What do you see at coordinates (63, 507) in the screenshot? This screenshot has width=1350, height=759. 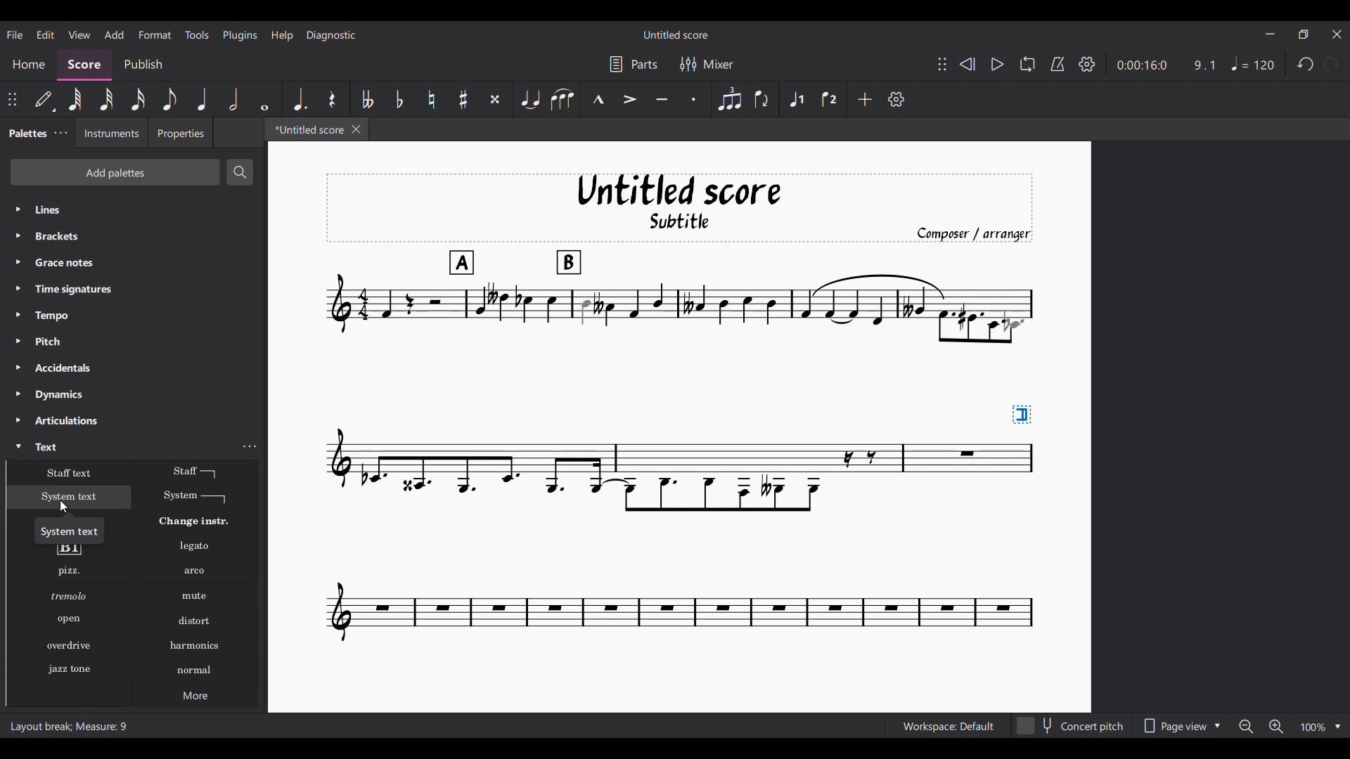 I see `Cursor` at bounding box center [63, 507].